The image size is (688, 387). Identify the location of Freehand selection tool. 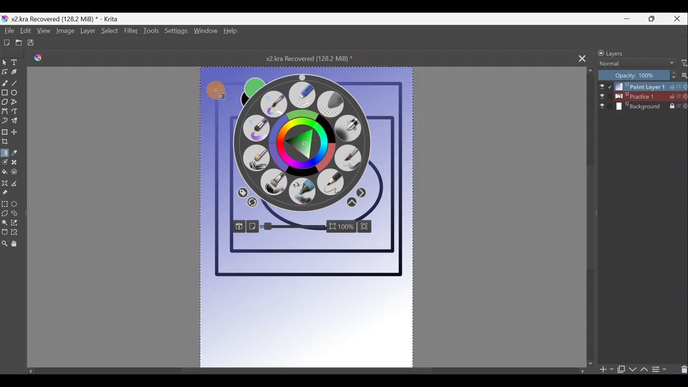
(18, 215).